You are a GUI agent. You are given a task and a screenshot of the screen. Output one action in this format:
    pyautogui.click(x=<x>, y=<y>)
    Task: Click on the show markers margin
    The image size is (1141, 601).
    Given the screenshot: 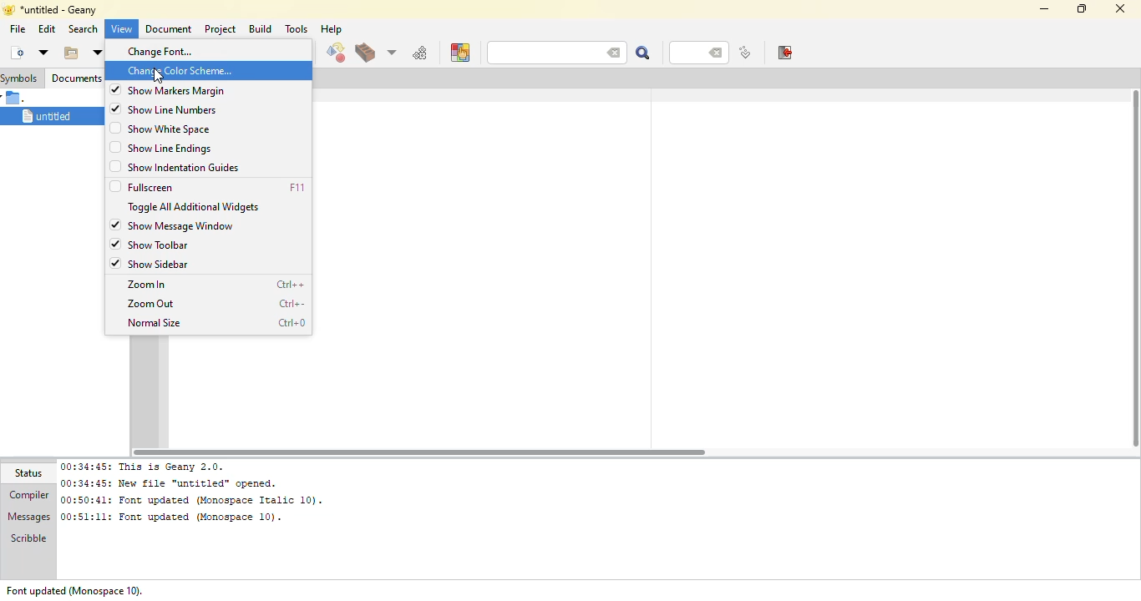 What is the action you would take?
    pyautogui.click(x=177, y=90)
    